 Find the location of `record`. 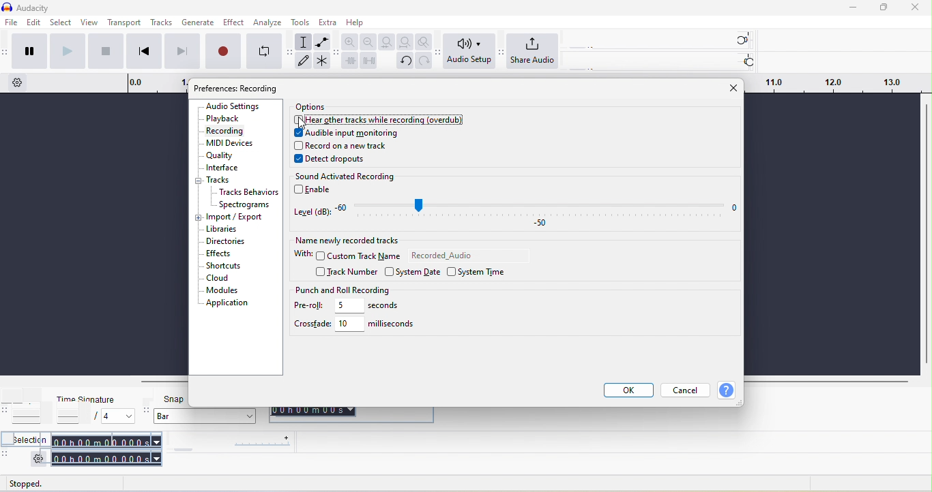

record is located at coordinates (223, 51).